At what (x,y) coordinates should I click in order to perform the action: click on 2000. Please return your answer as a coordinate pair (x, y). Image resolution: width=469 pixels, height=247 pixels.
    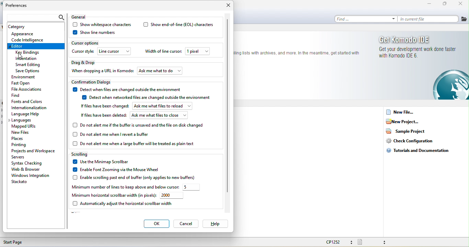
    Looking at the image, I should click on (172, 196).